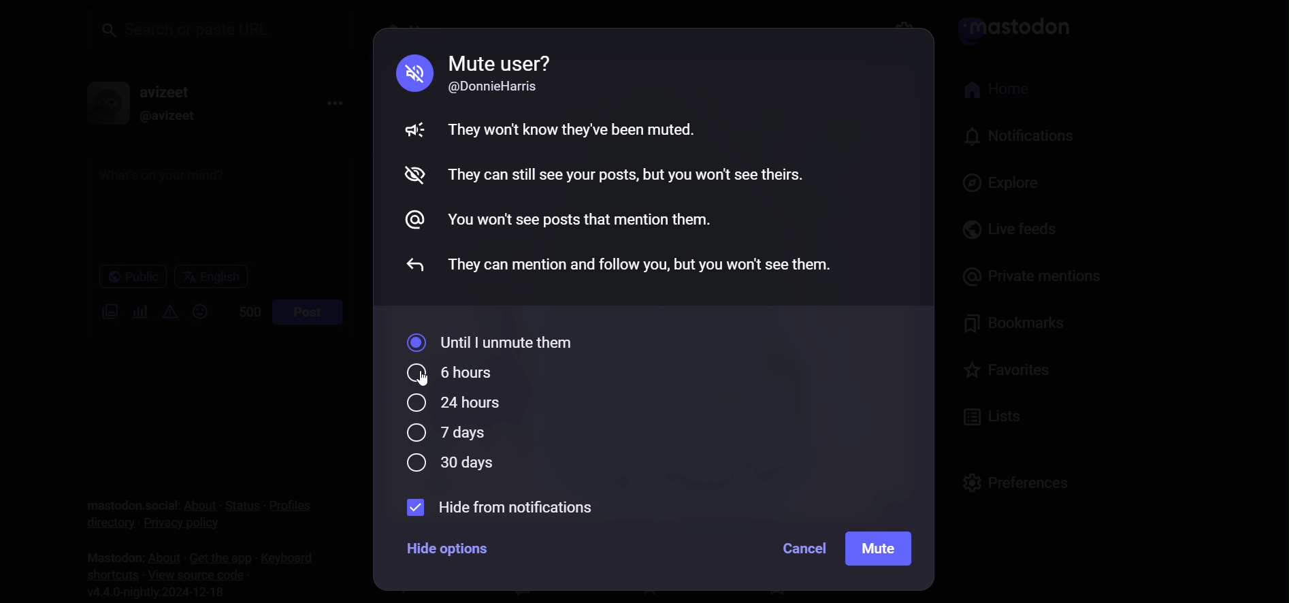 This screenshot has height=603, width=1289. What do you see at coordinates (444, 434) in the screenshot?
I see `7 days` at bounding box center [444, 434].